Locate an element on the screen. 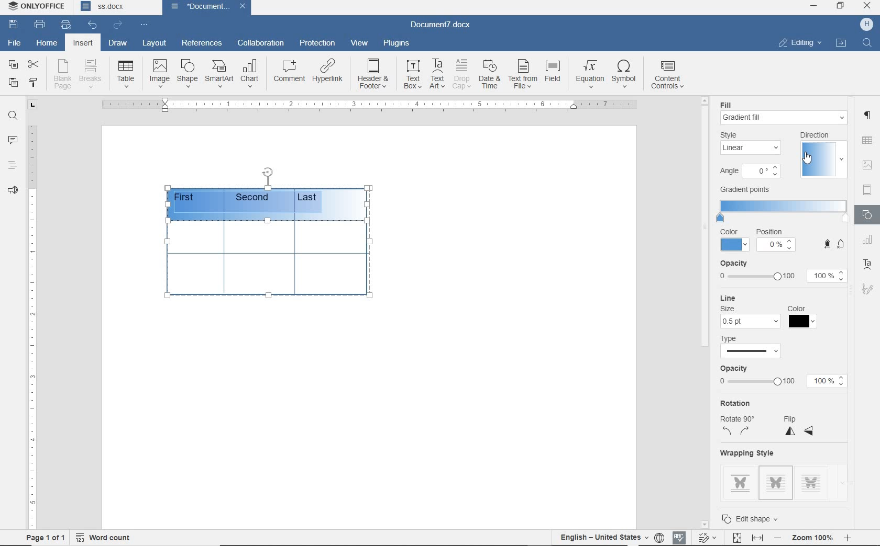 This screenshot has width=880, height=546. feedback & suppory is located at coordinates (13, 192).